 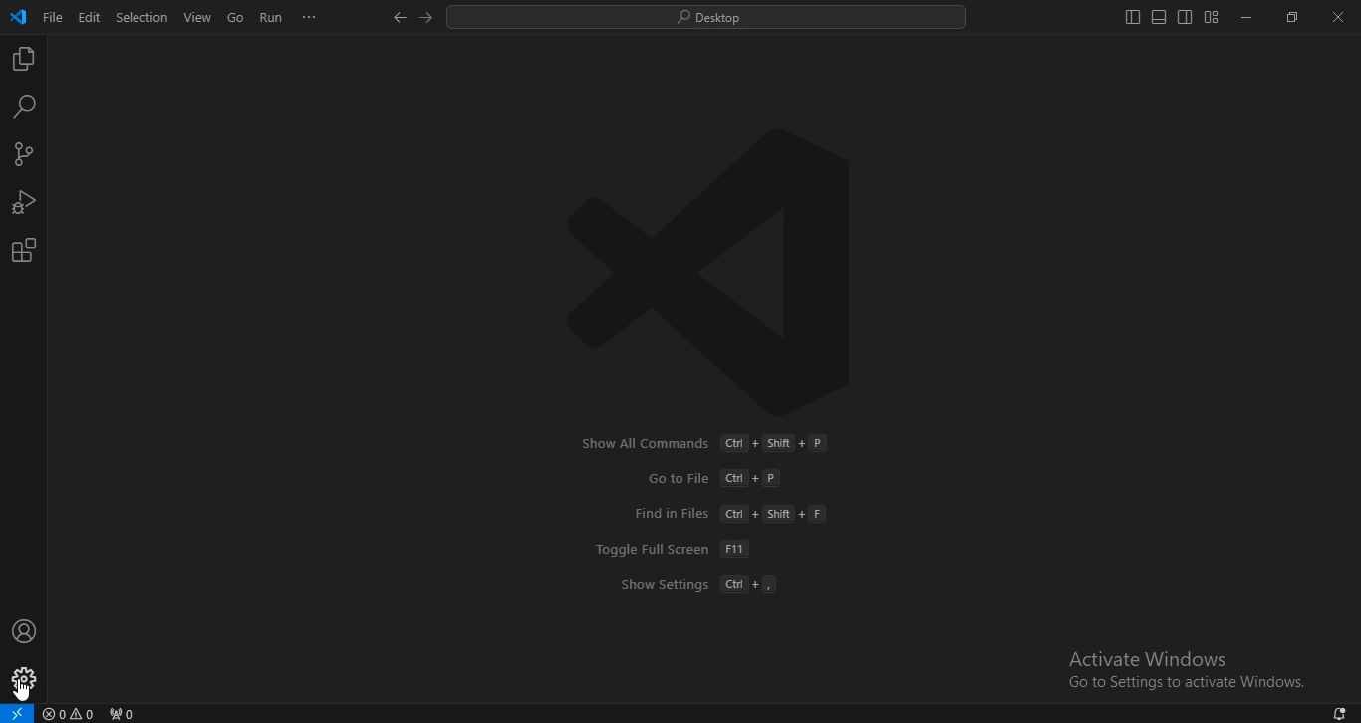 I want to click on file, so click(x=54, y=21).